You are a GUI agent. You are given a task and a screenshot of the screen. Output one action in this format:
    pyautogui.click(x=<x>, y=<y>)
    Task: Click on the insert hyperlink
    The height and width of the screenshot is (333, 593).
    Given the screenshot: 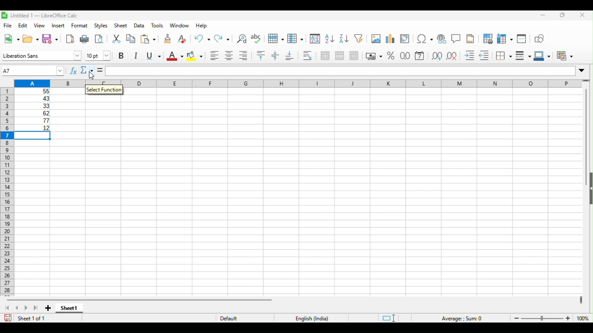 What is the action you would take?
    pyautogui.click(x=443, y=38)
    